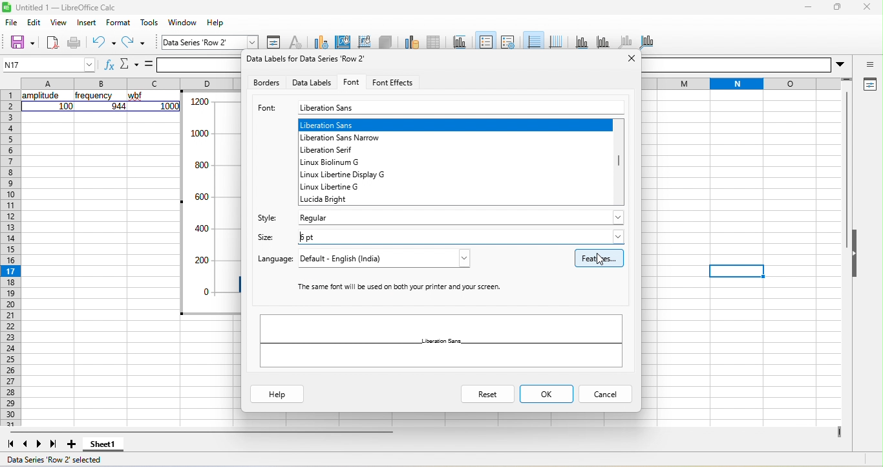  What do you see at coordinates (608, 41) in the screenshot?
I see `y axis` at bounding box center [608, 41].